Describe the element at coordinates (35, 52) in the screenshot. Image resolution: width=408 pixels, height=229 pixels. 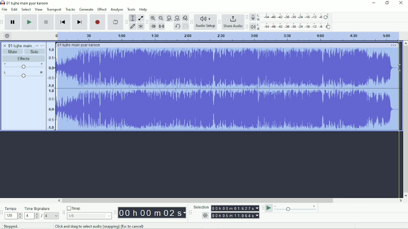
I see `Solo` at that location.